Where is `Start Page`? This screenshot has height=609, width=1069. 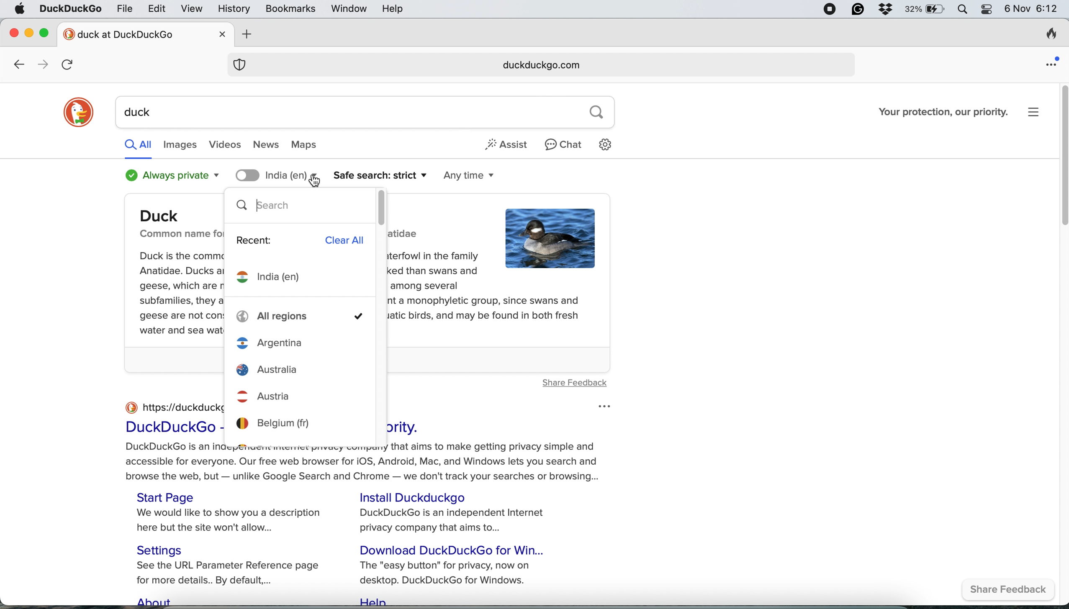
Start Page is located at coordinates (169, 497).